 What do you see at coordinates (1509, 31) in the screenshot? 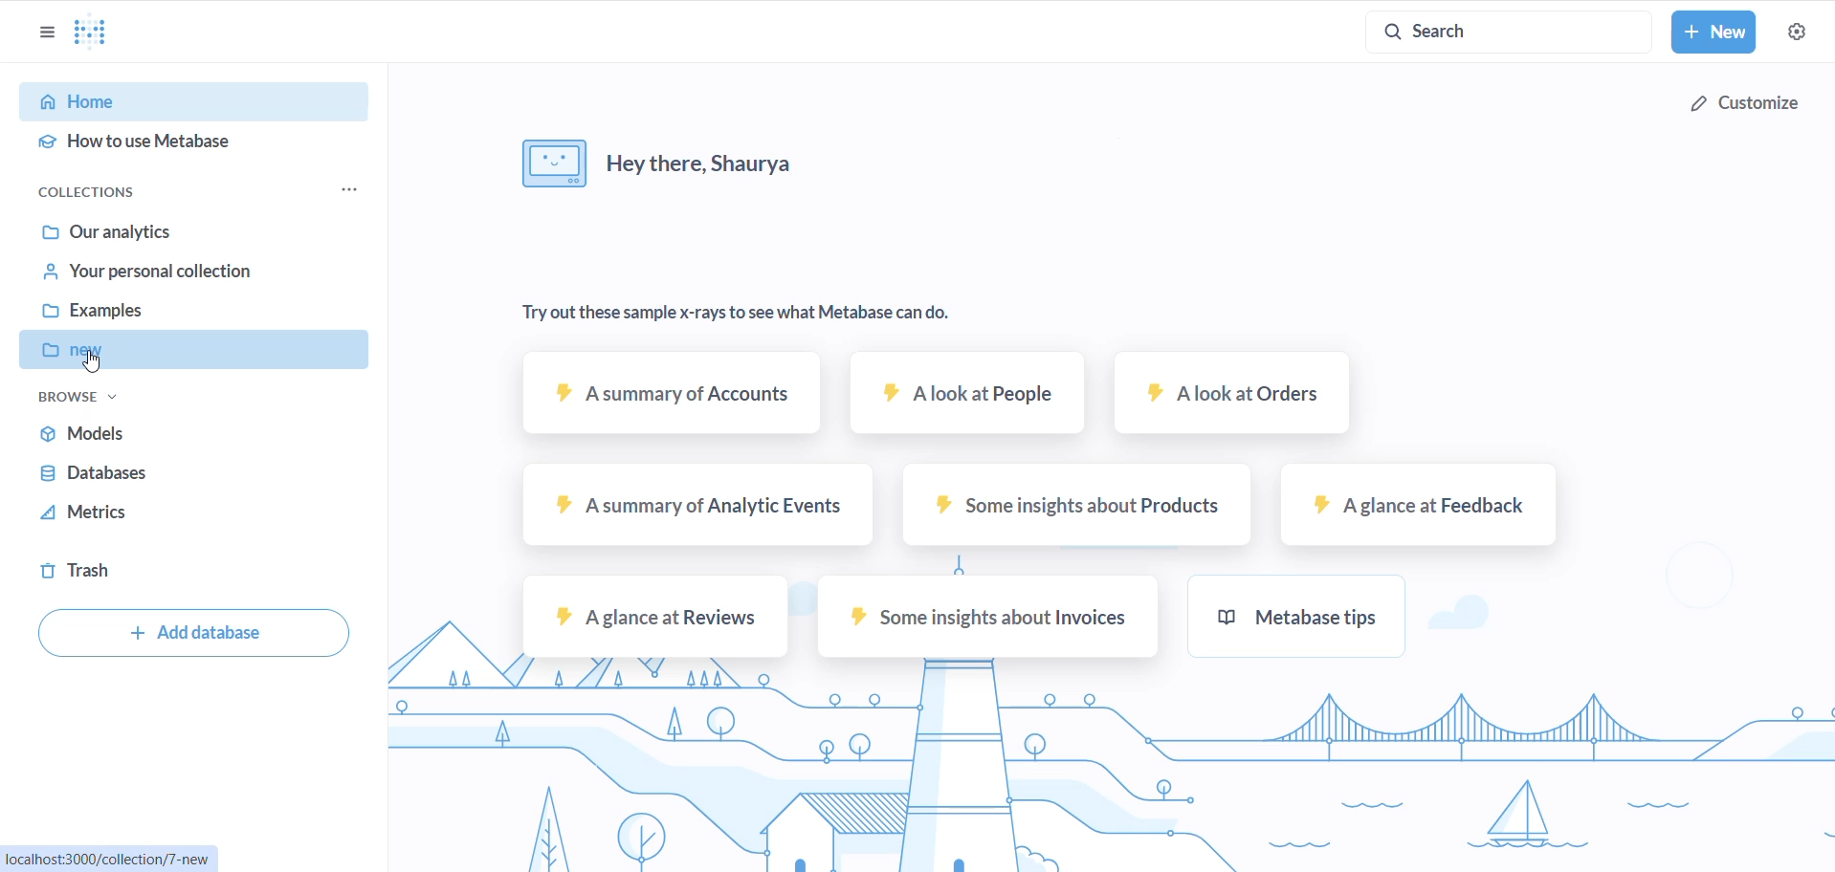
I see `SEARCH  BUTTON` at bounding box center [1509, 31].